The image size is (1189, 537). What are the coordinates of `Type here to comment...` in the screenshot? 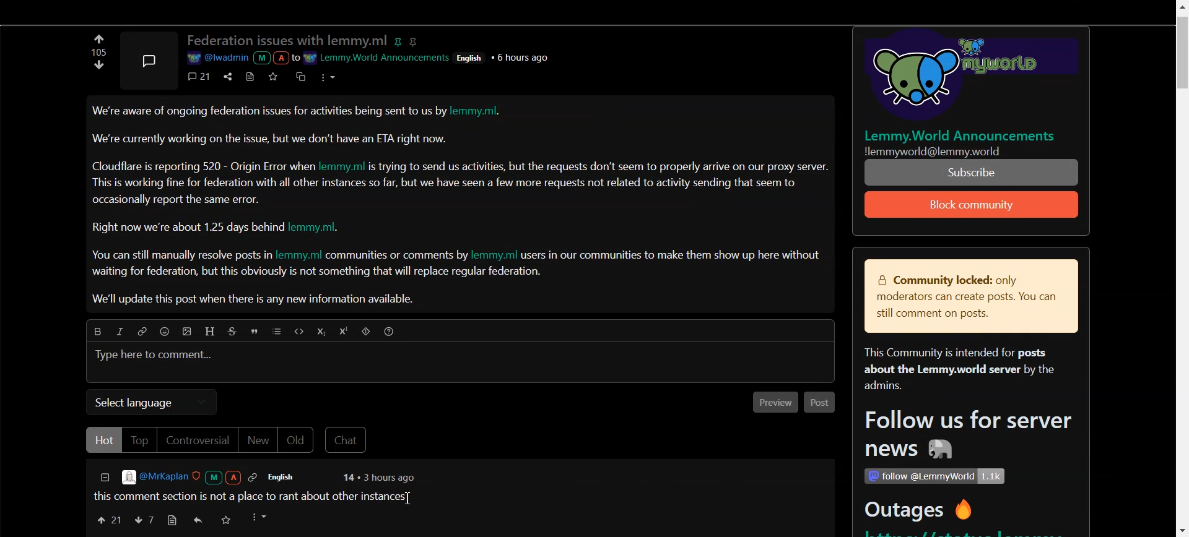 It's located at (155, 356).